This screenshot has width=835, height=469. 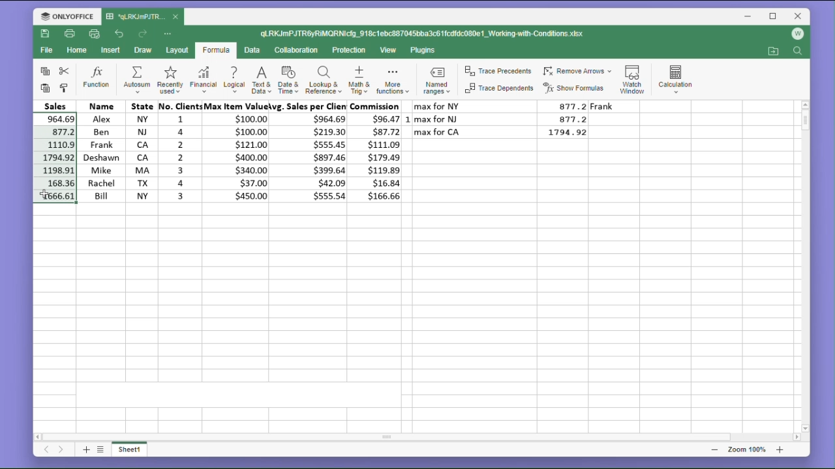 What do you see at coordinates (750, 18) in the screenshot?
I see `minimize` at bounding box center [750, 18].